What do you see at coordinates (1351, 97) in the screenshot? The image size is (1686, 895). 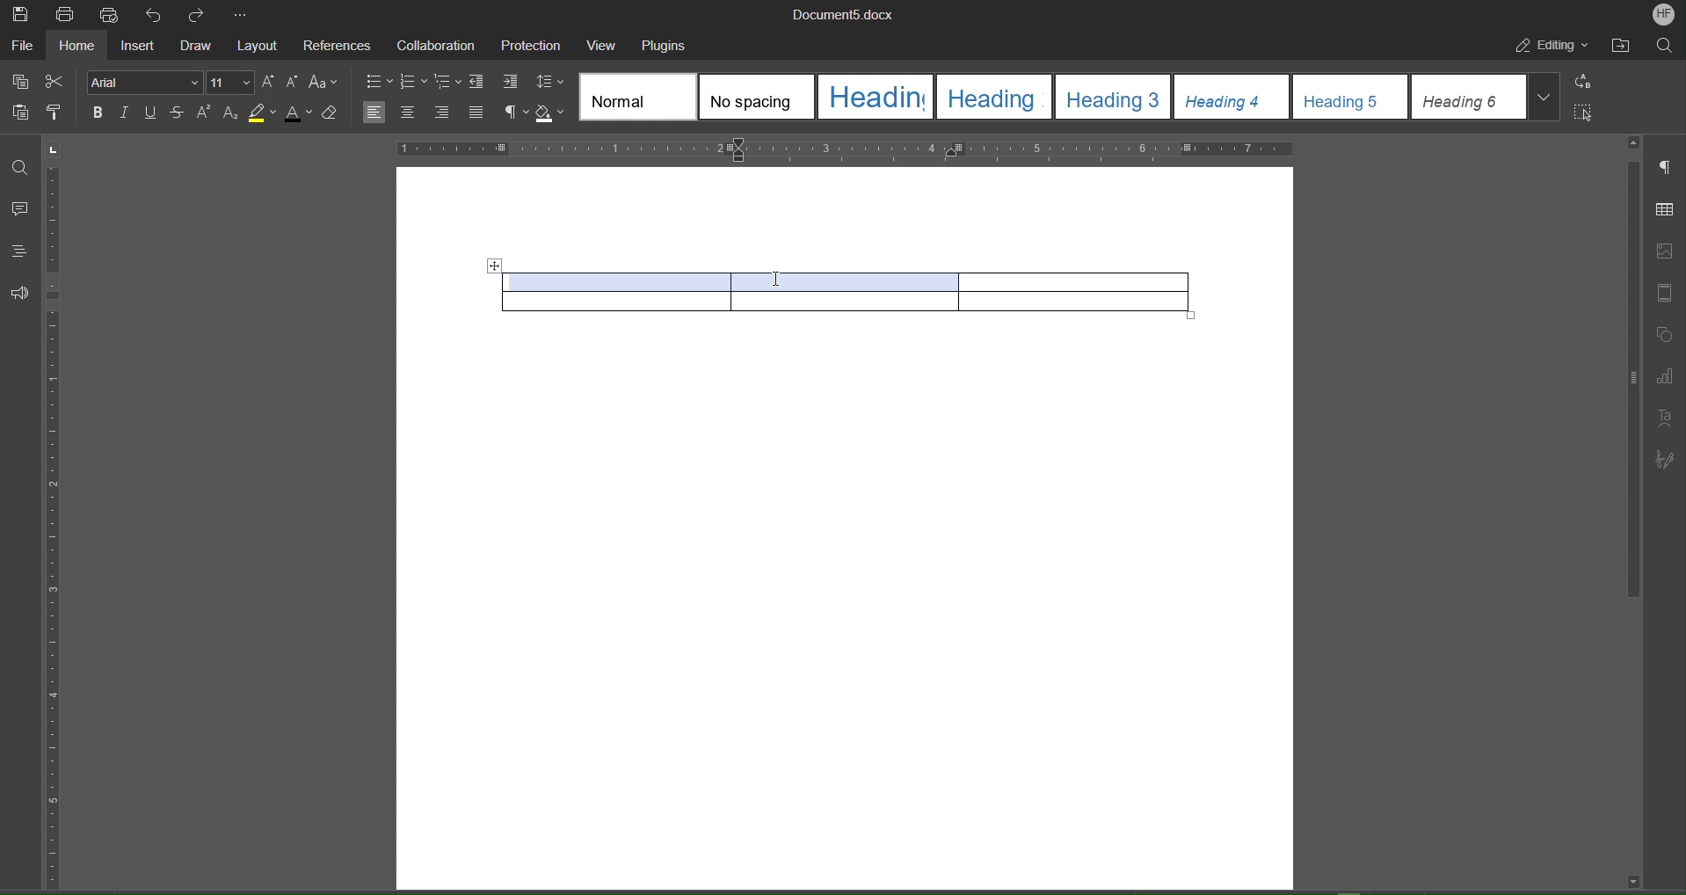 I see `heading 5` at bounding box center [1351, 97].